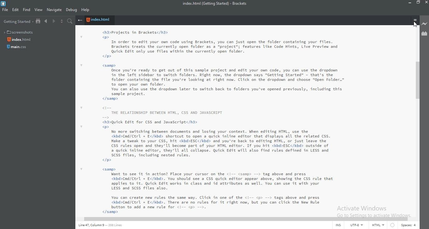 Image resolution: width=429 pixels, height=229 pixels. Describe the element at coordinates (339, 226) in the screenshot. I see `INS` at that location.